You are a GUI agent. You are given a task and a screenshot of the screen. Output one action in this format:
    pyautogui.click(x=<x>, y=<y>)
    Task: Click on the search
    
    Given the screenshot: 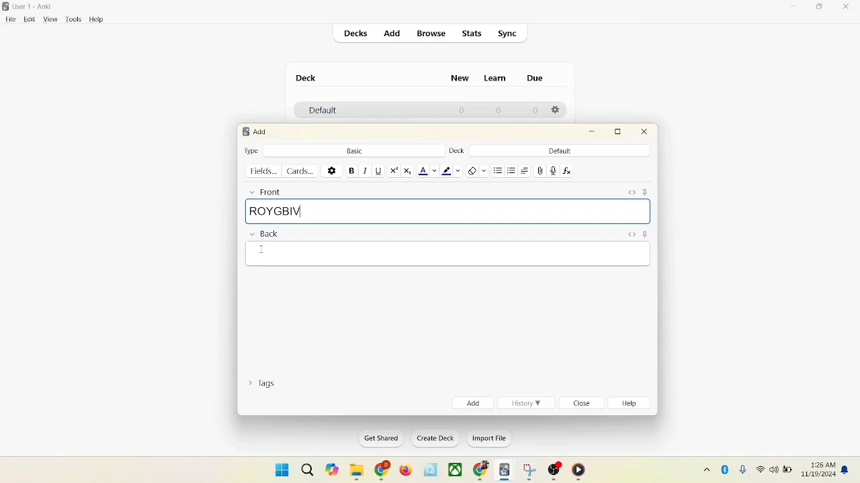 What is the action you would take?
    pyautogui.click(x=306, y=467)
    